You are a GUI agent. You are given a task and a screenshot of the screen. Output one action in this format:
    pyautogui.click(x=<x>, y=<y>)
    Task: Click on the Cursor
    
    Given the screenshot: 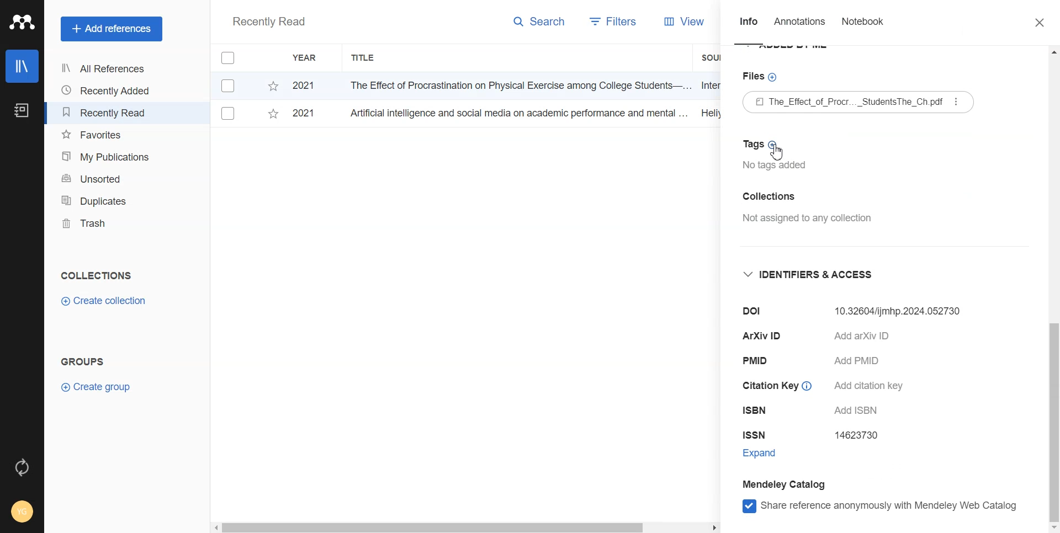 What is the action you would take?
    pyautogui.click(x=781, y=153)
    